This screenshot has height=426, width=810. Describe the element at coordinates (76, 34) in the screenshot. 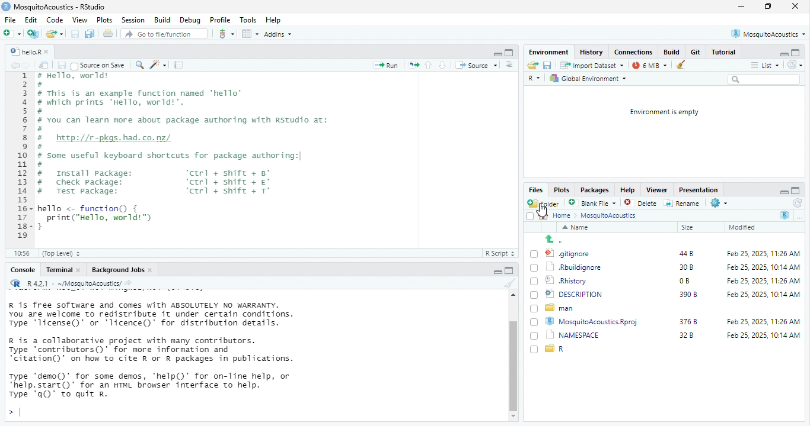

I see `save current document` at that location.